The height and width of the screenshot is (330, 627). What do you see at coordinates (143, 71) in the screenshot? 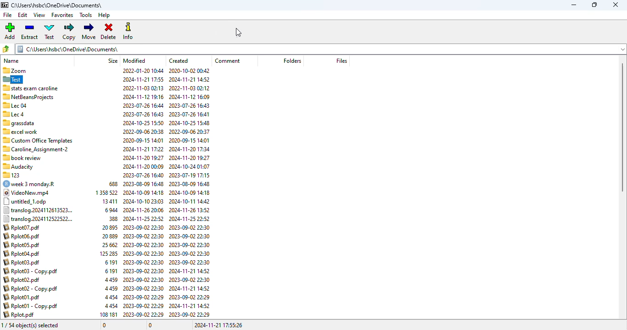
I see `2022-01-20 10:44` at bounding box center [143, 71].